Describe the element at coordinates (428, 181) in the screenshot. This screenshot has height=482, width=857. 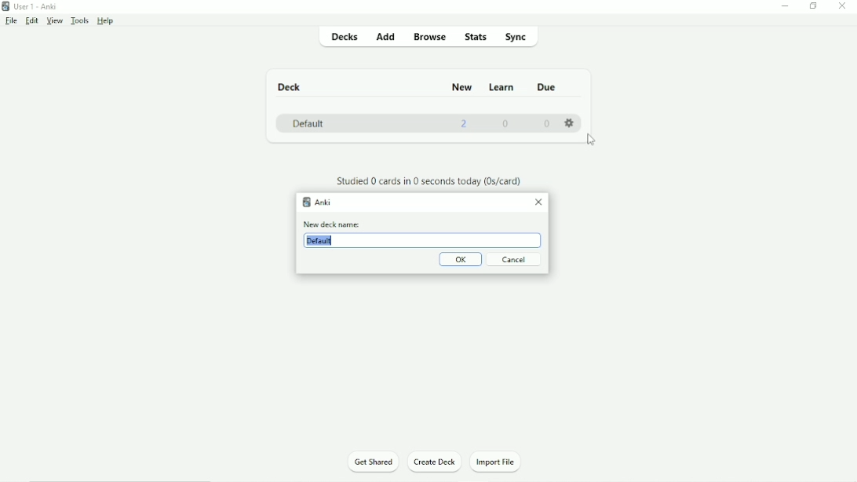
I see `Studied 0 cards in 0 seconds today.` at that location.